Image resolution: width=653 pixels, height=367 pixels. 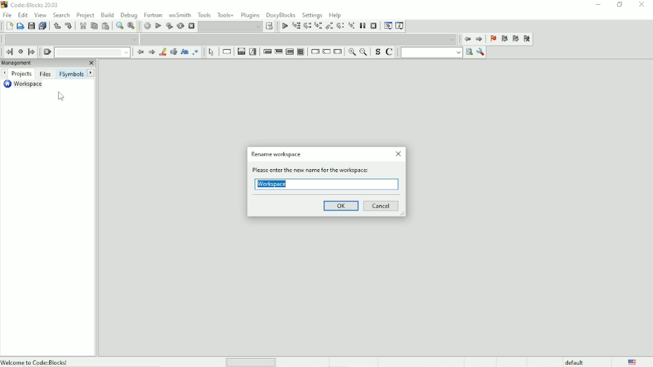 What do you see at coordinates (151, 52) in the screenshot?
I see `Next` at bounding box center [151, 52].